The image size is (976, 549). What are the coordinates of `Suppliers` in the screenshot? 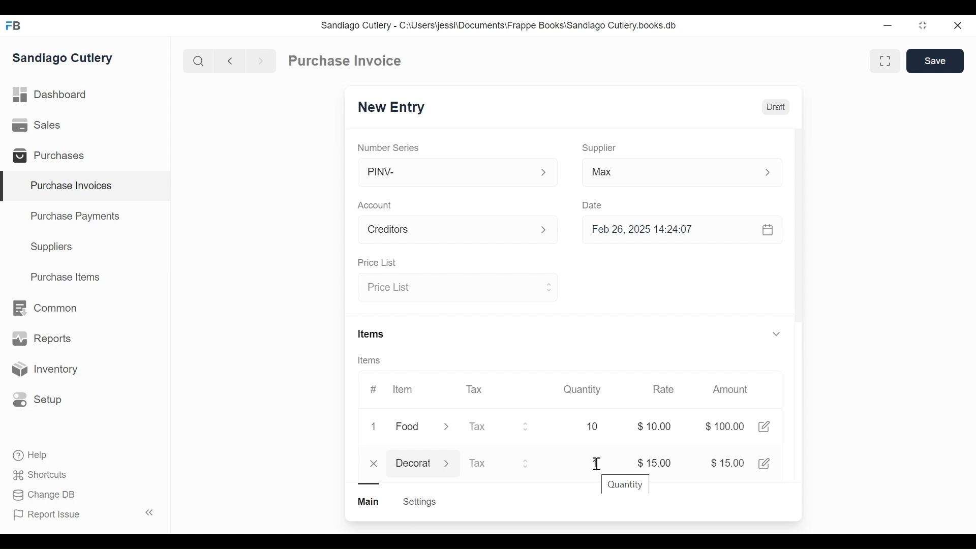 It's located at (52, 247).